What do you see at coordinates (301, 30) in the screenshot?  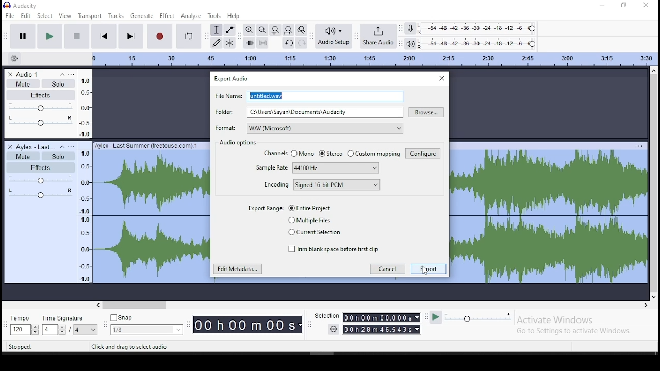 I see `zoom toggle` at bounding box center [301, 30].